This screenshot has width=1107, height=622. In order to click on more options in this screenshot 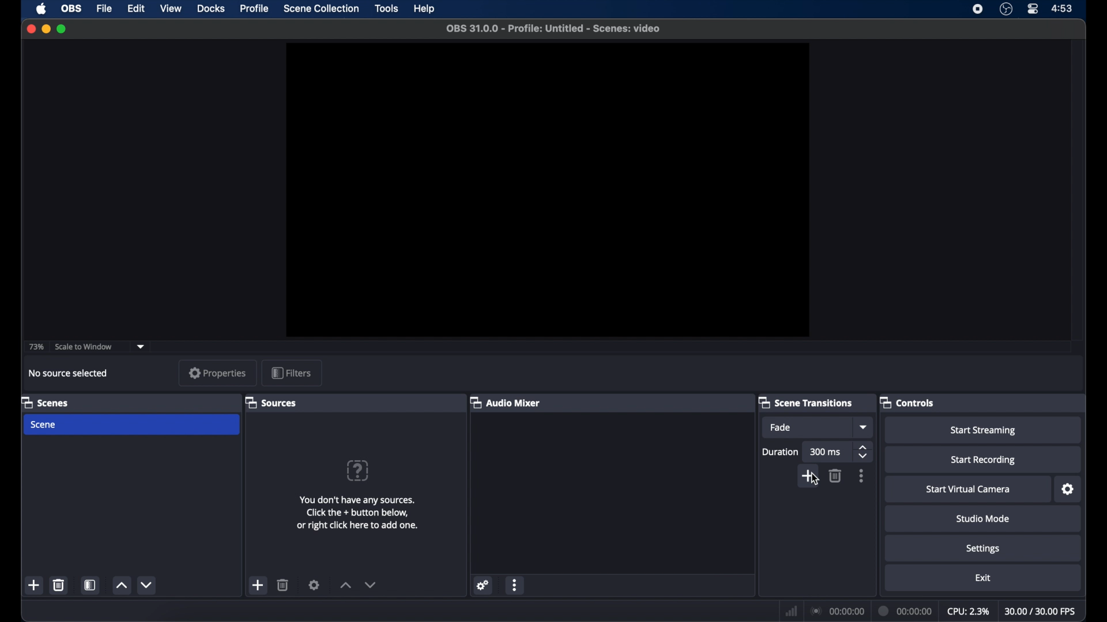, I will do `click(862, 476)`.